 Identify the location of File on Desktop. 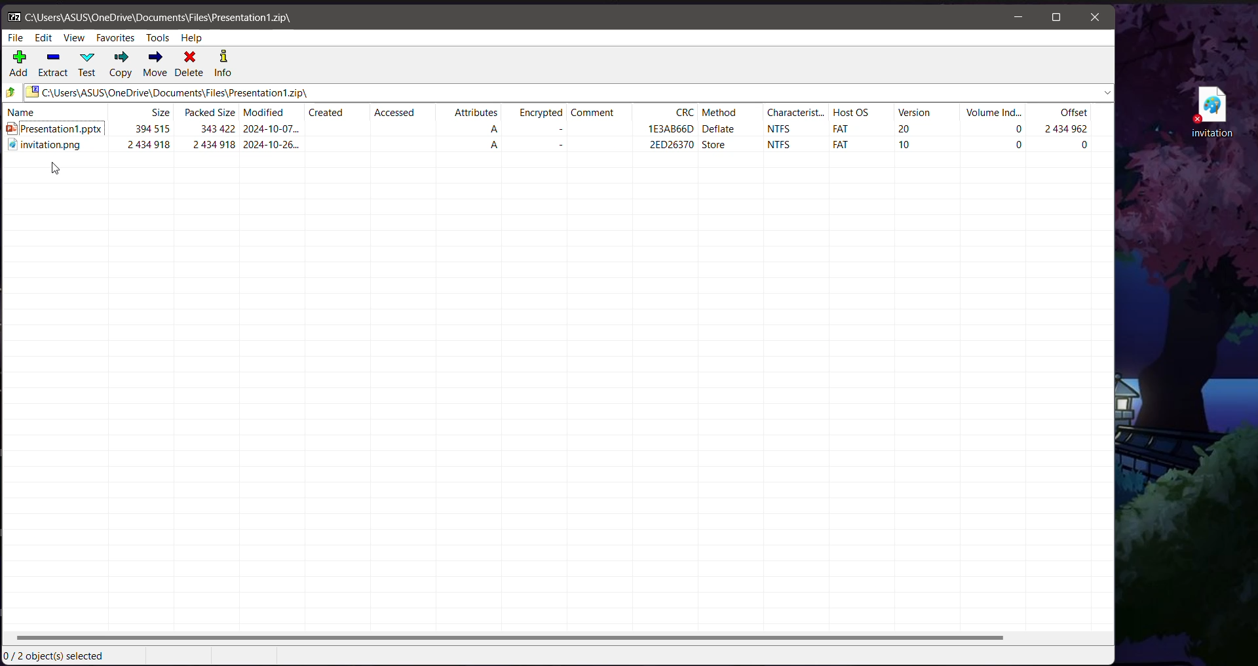
(1210, 112).